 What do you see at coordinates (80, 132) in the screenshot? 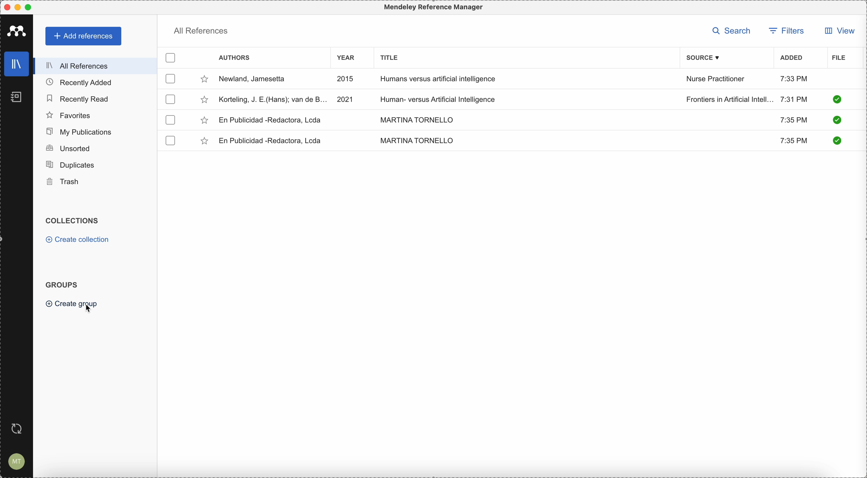
I see `my publications` at bounding box center [80, 132].